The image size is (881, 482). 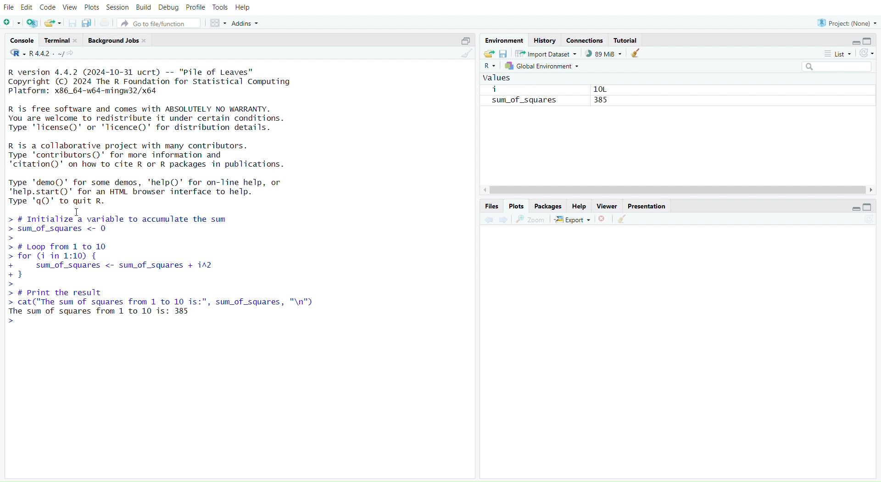 What do you see at coordinates (546, 41) in the screenshot?
I see `history` at bounding box center [546, 41].